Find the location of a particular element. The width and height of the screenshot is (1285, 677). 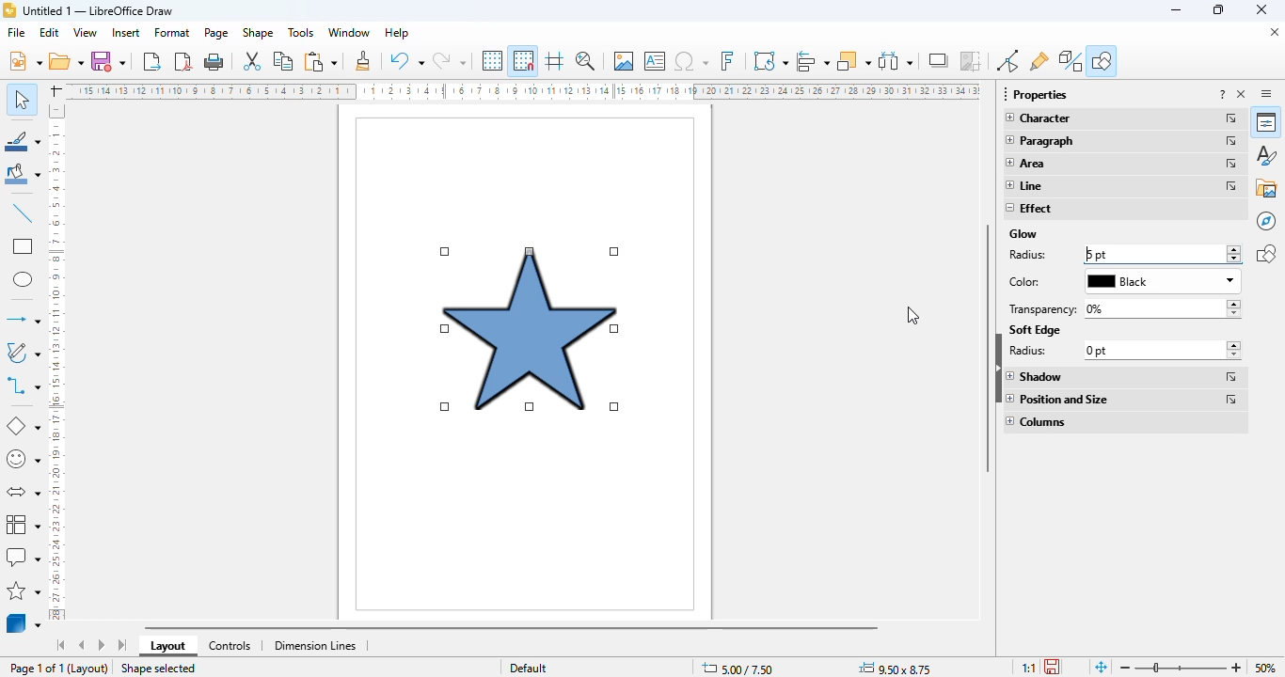

close is located at coordinates (1262, 10).